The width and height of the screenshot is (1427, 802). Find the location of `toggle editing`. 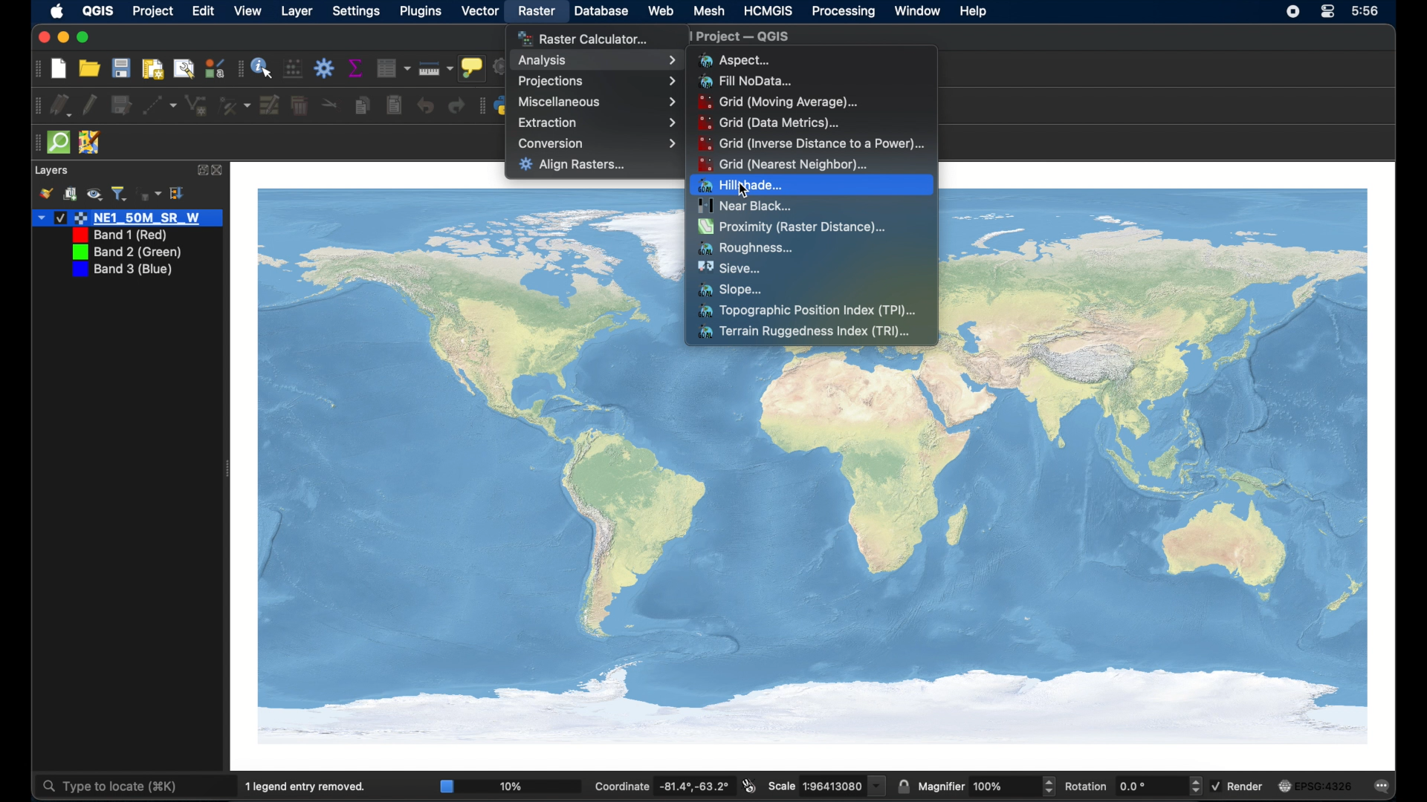

toggle editing is located at coordinates (90, 105).